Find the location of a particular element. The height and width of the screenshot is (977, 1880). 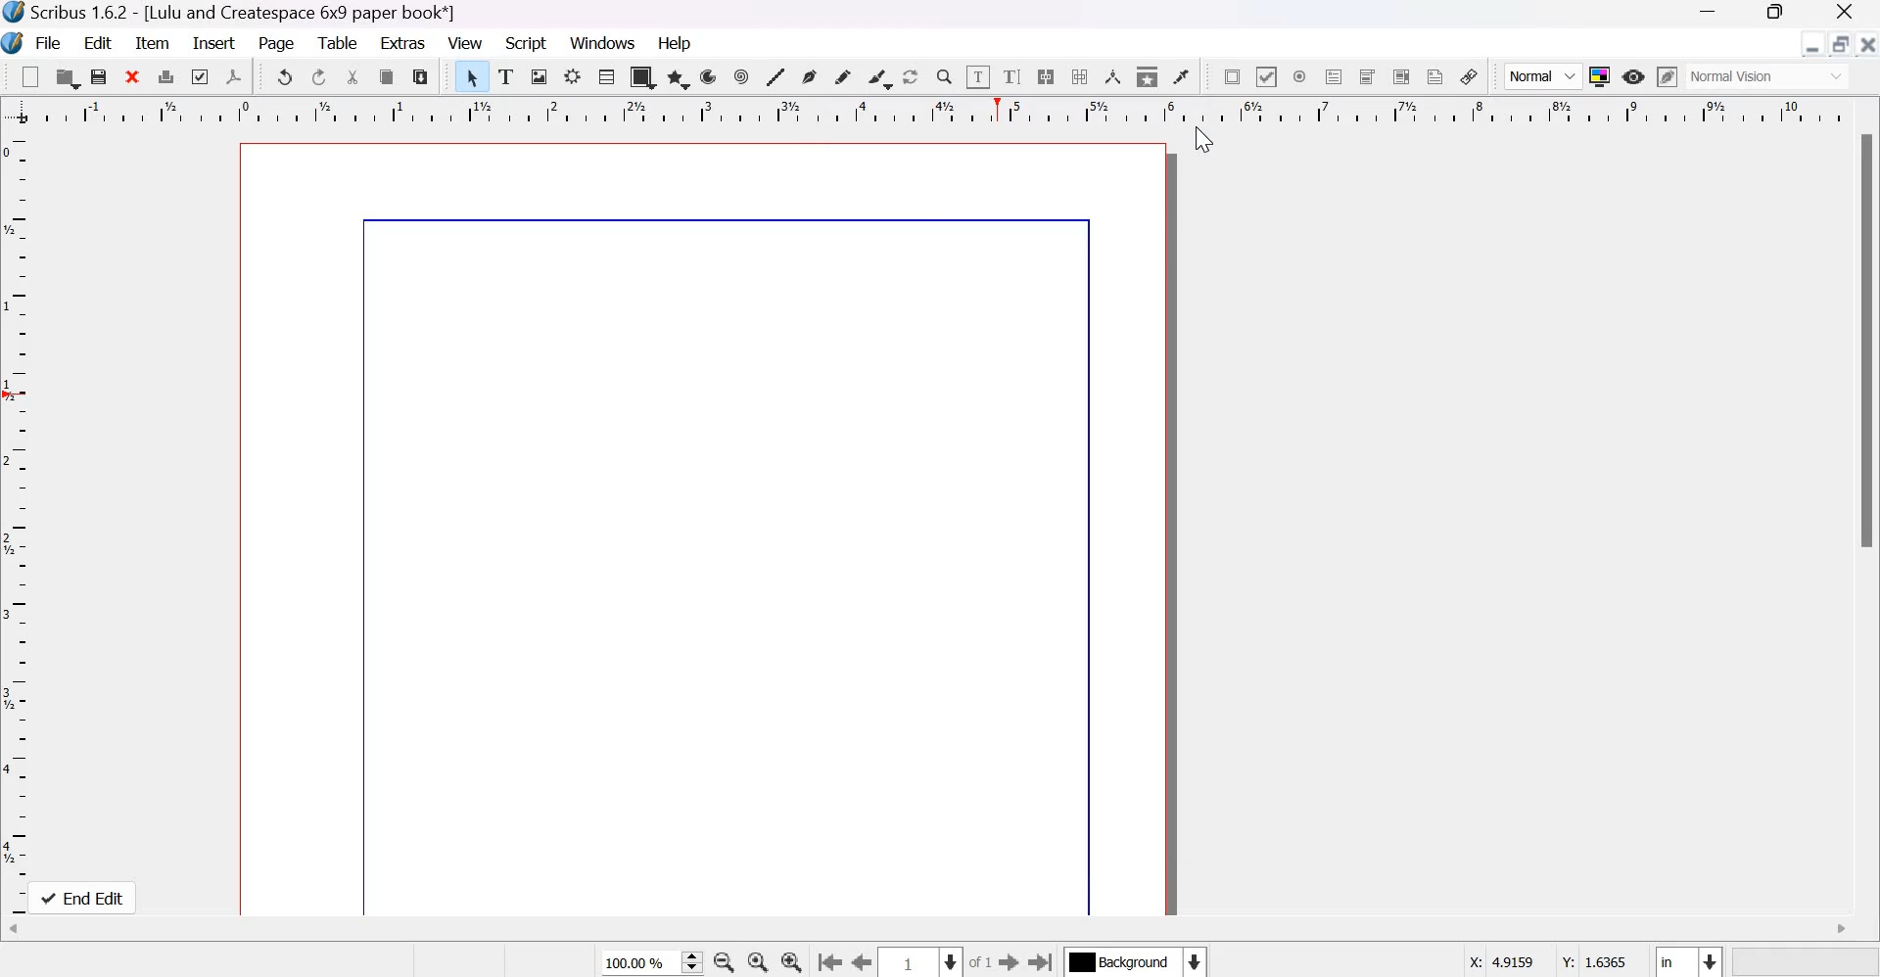

PDF combo box is located at coordinates (1367, 77).